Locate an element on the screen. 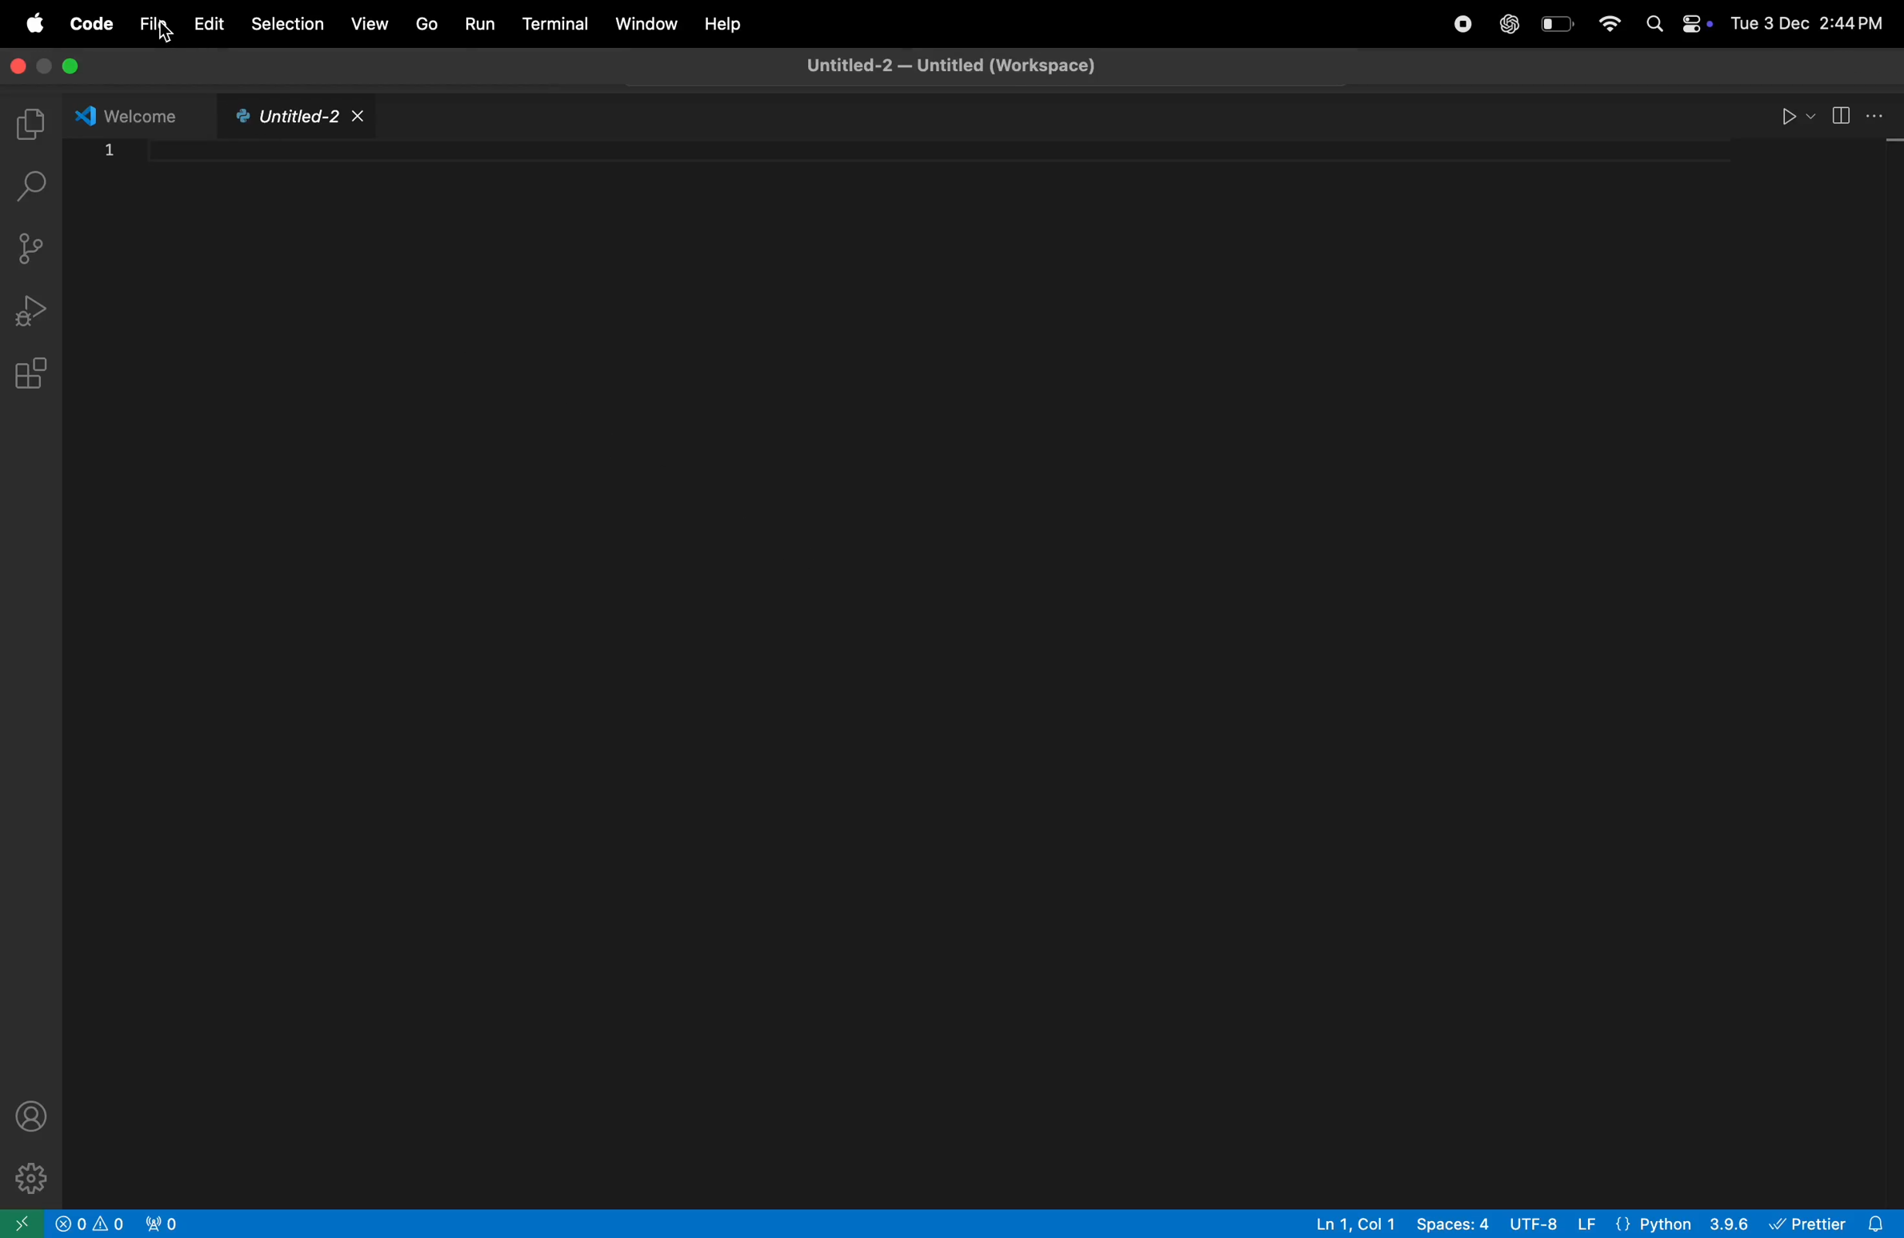  code is located at coordinates (94, 22).